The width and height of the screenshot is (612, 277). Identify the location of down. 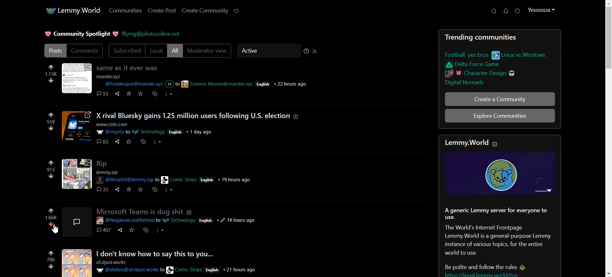
(51, 266).